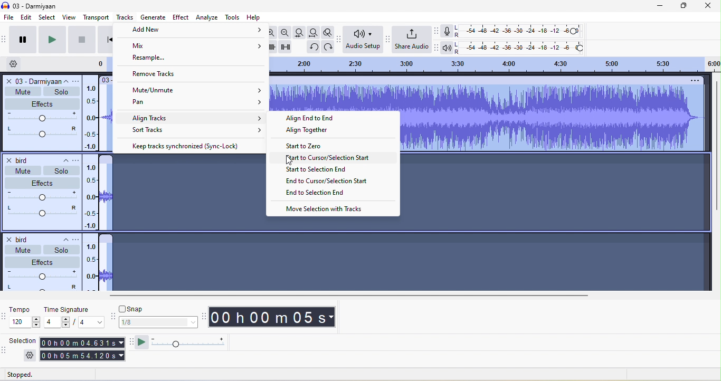  I want to click on effect, so click(180, 18).